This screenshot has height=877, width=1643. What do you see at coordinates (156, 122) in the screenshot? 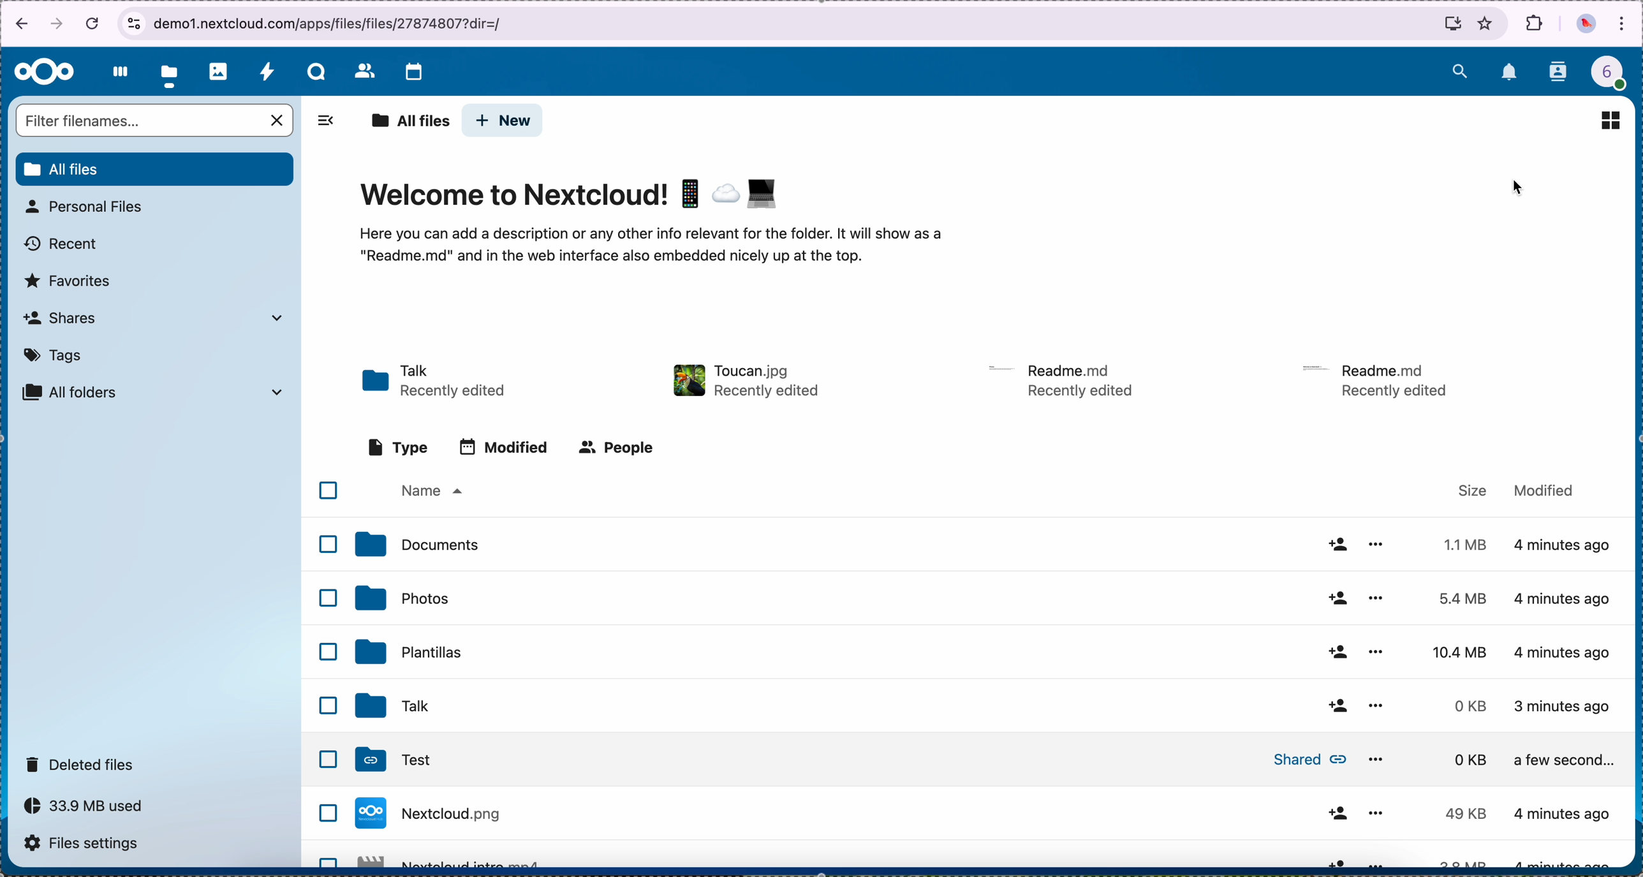
I see `search bar` at bounding box center [156, 122].